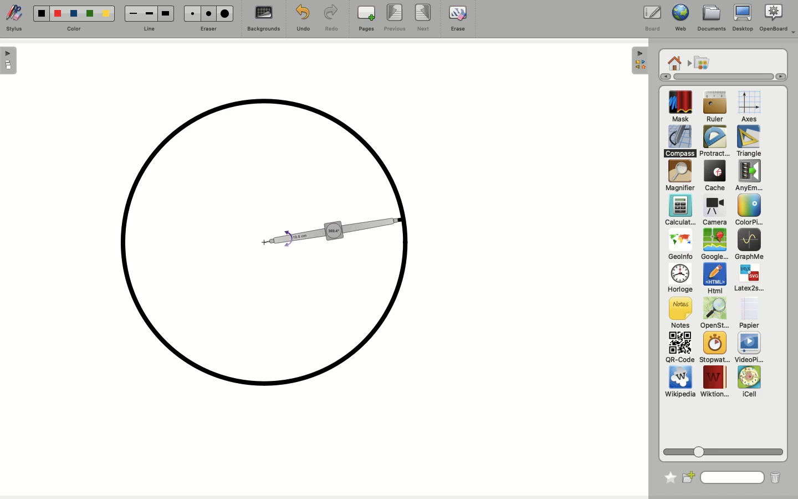 The height and width of the screenshot is (499, 798). Describe the element at coordinates (652, 18) in the screenshot. I see `Board` at that location.